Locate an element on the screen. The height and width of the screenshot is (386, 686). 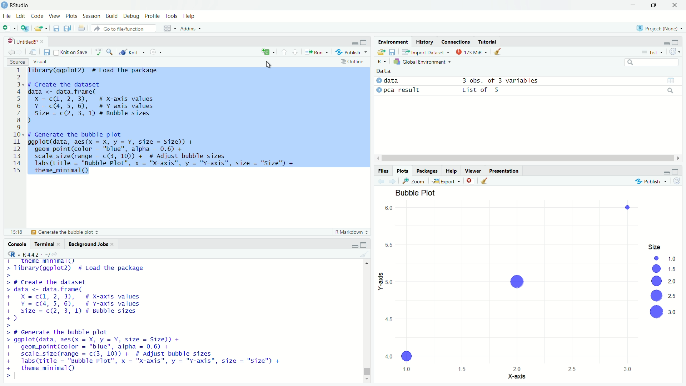
print current file is located at coordinates (81, 28).